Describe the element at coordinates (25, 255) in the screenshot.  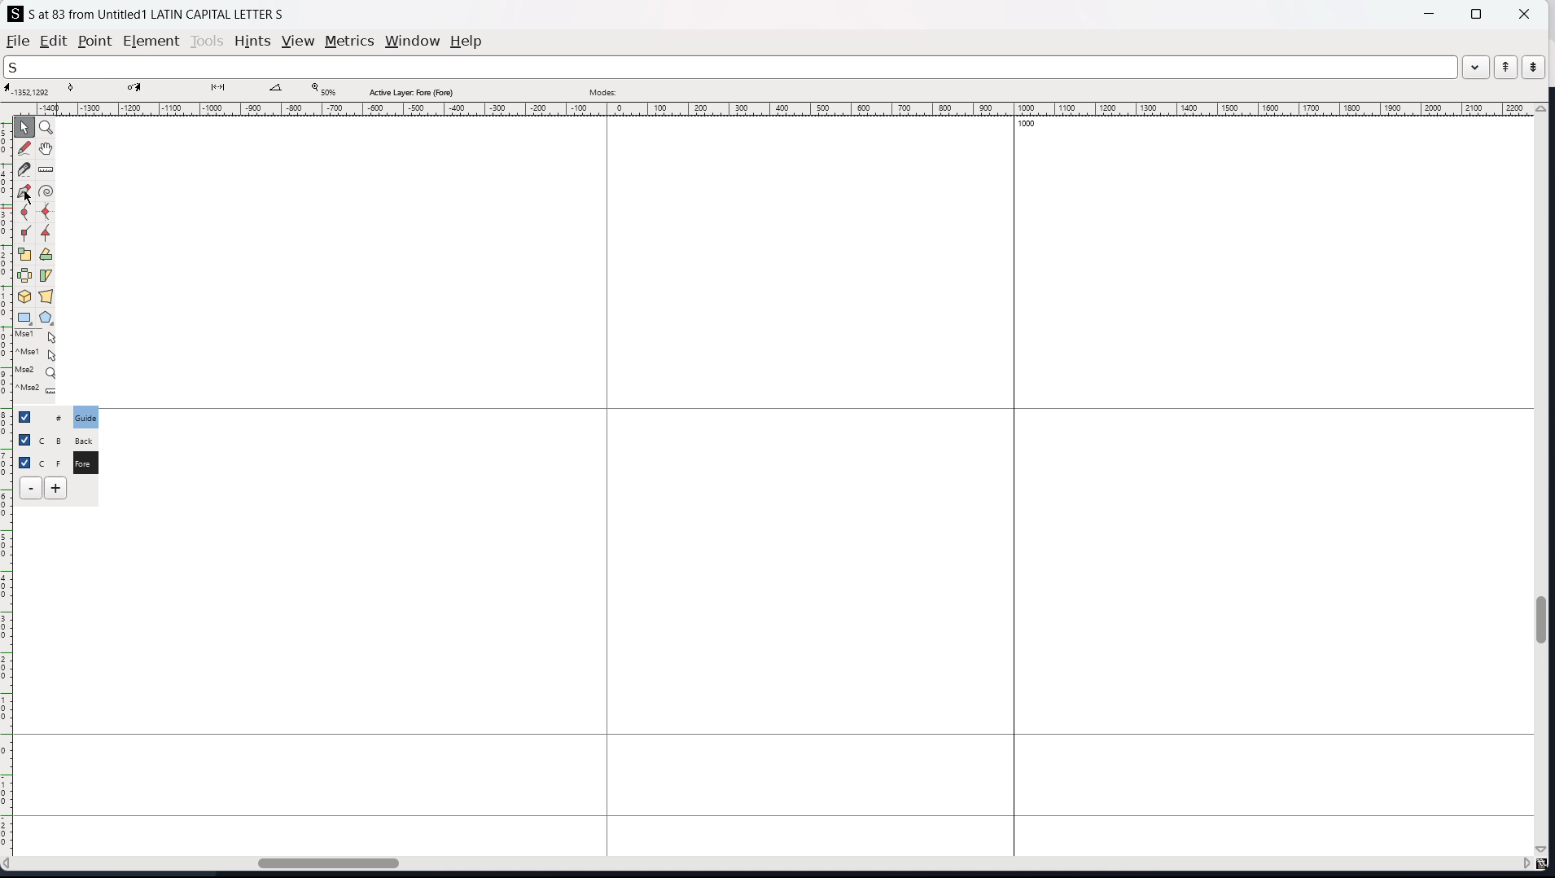
I see `scale the selection` at that location.